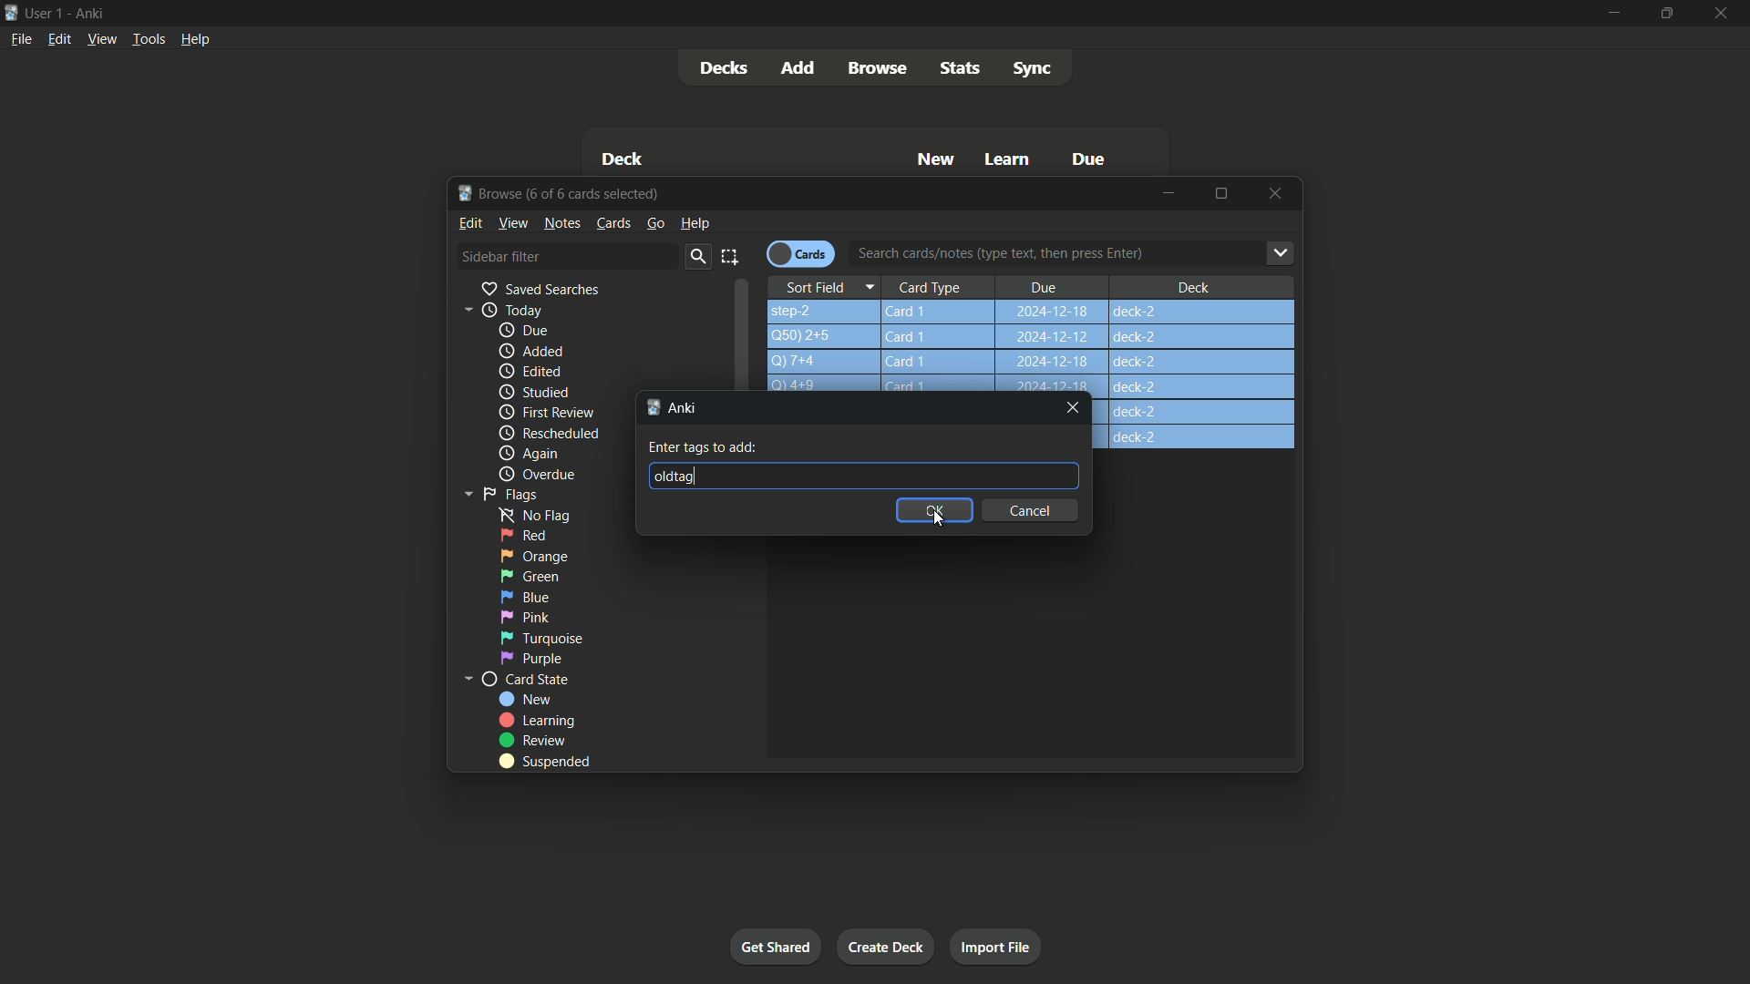  I want to click on Flags, so click(497, 493).